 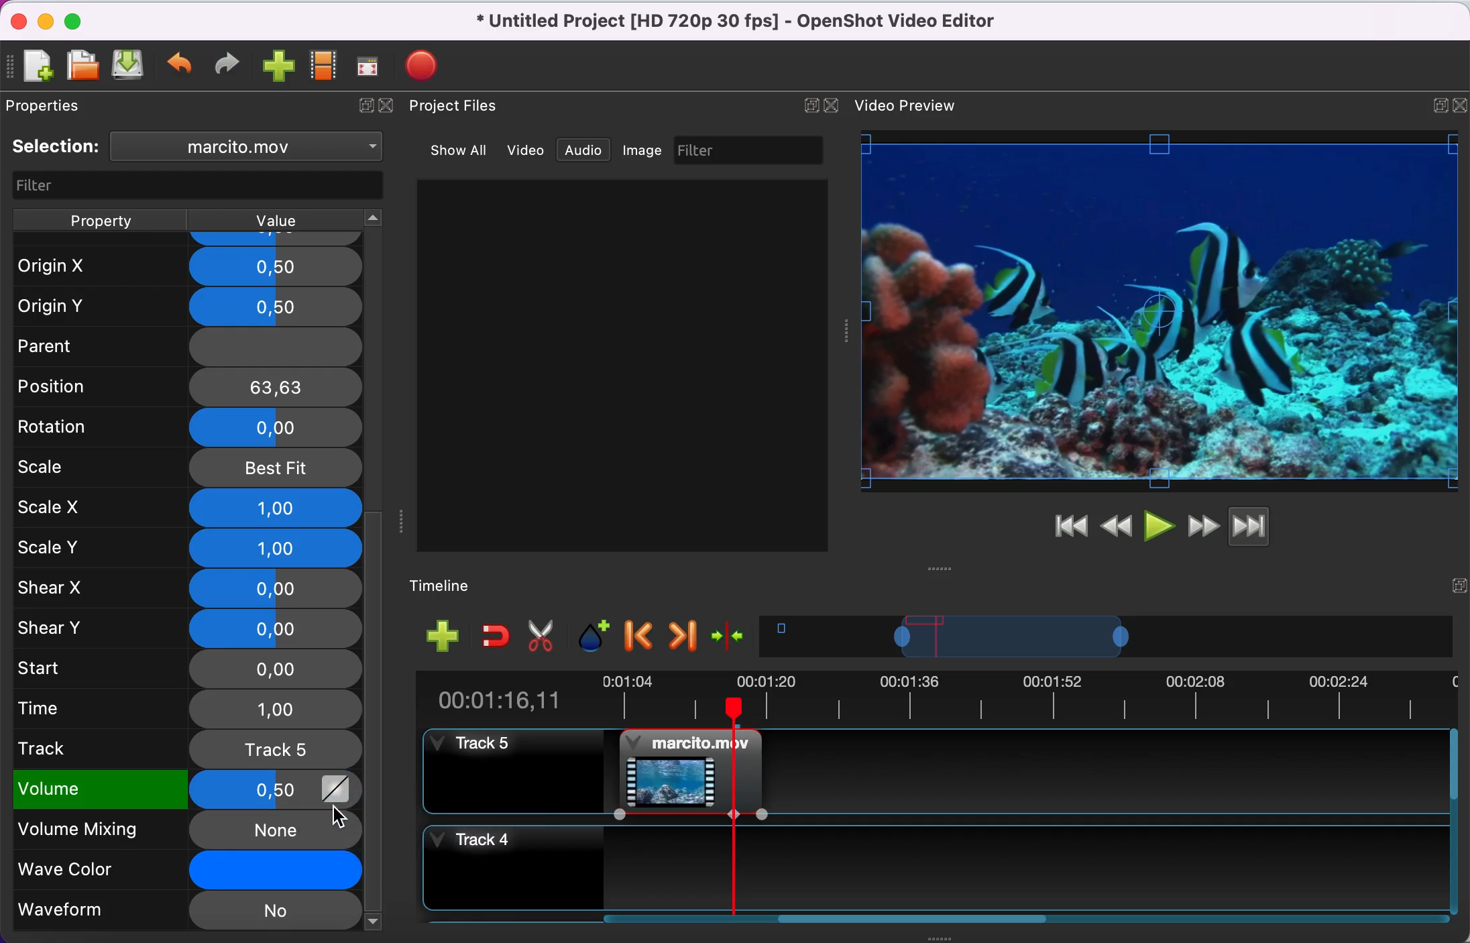 I want to click on track 4, so click(x=937, y=863).